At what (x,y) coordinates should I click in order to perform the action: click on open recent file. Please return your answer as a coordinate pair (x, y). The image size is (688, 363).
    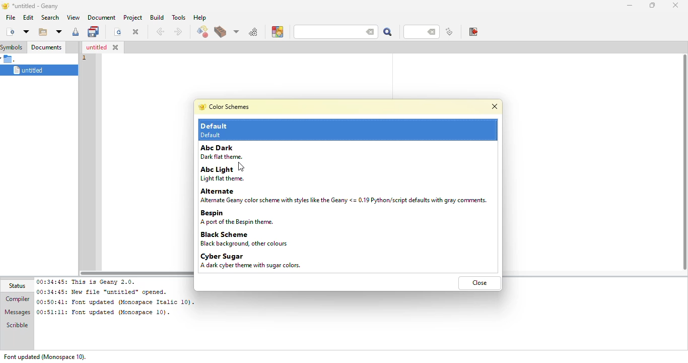
    Looking at the image, I should click on (58, 32).